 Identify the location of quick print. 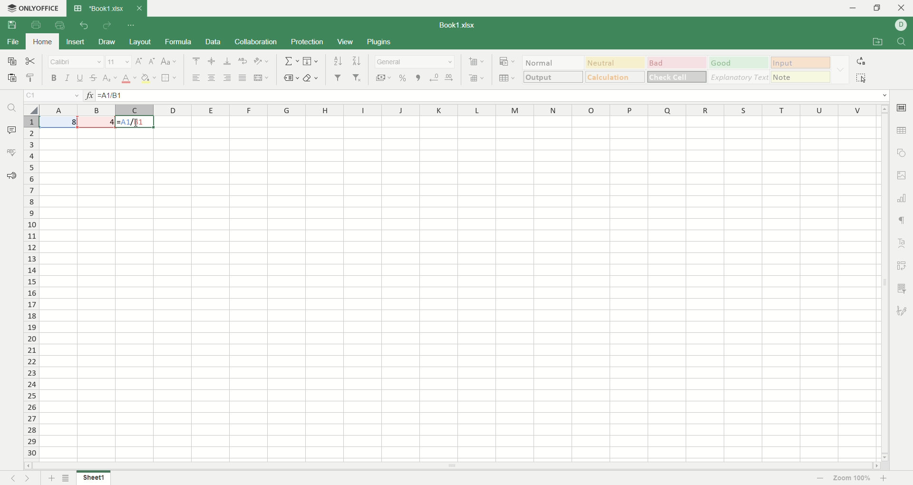
(58, 25).